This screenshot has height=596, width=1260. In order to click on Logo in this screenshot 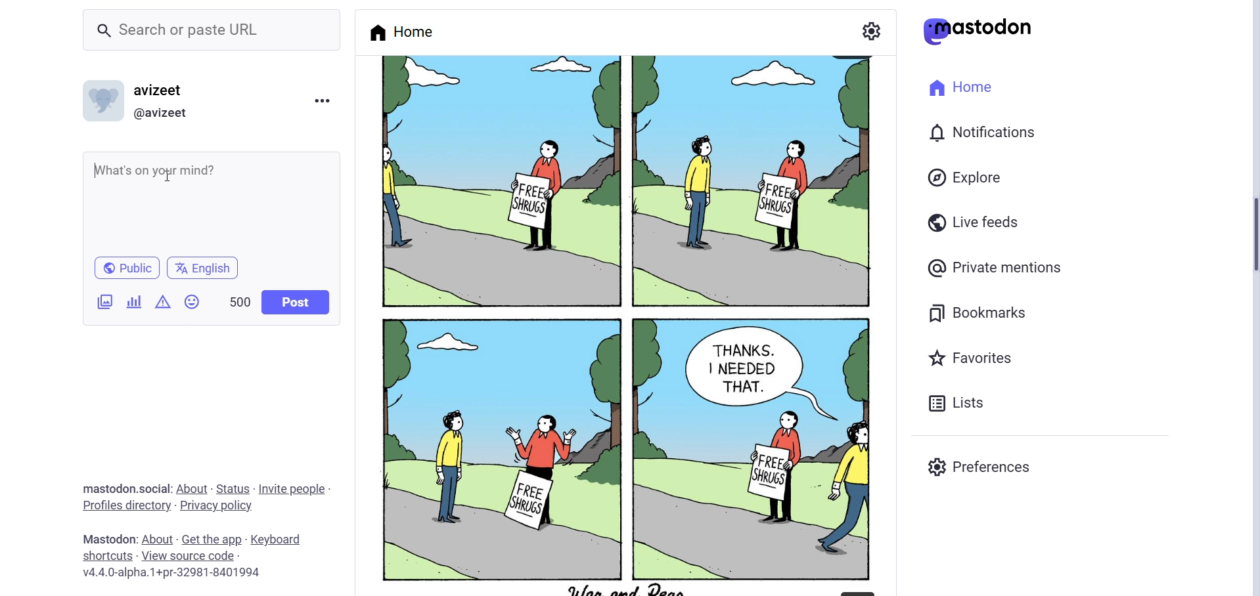, I will do `click(979, 32)`.